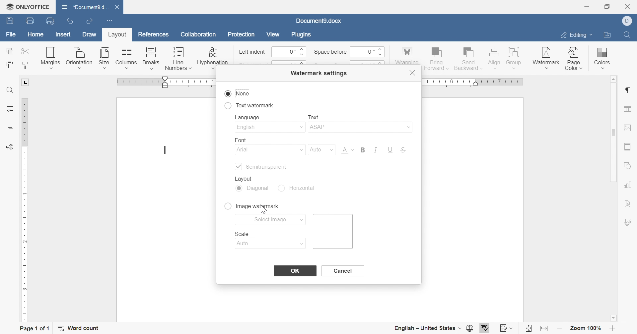  What do you see at coordinates (90, 34) in the screenshot?
I see `draw` at bounding box center [90, 34].